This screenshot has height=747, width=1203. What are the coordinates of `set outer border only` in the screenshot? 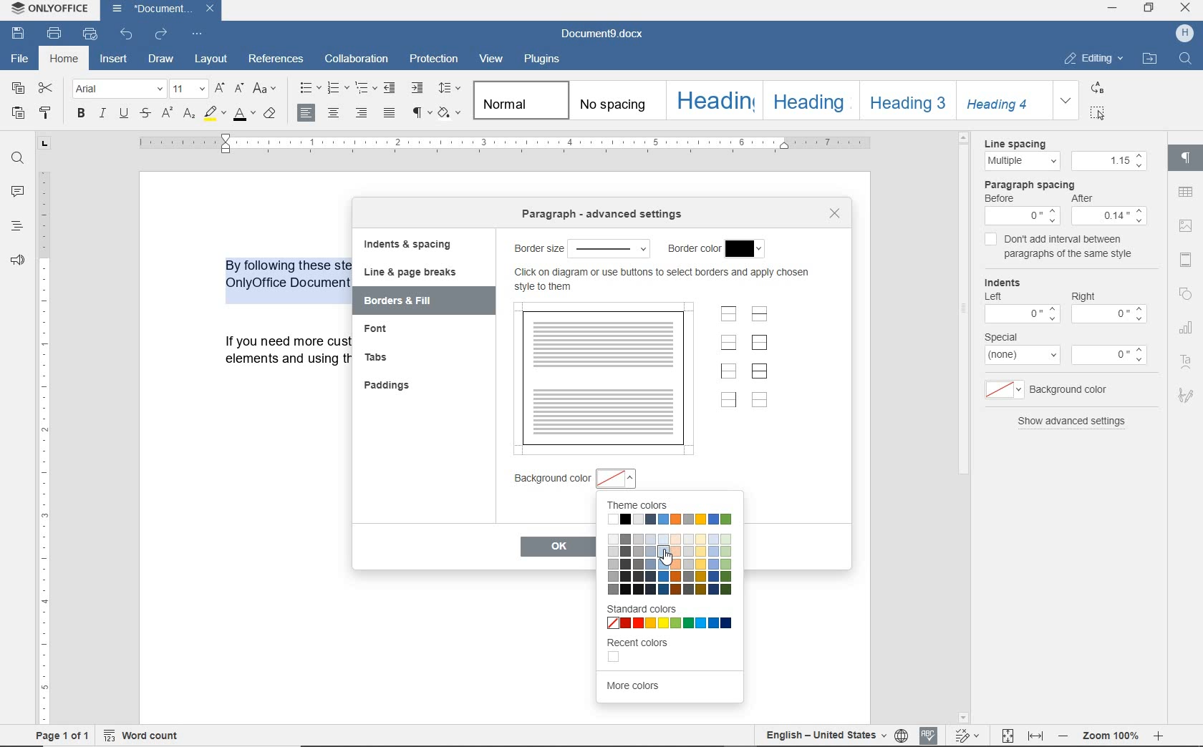 It's located at (759, 345).